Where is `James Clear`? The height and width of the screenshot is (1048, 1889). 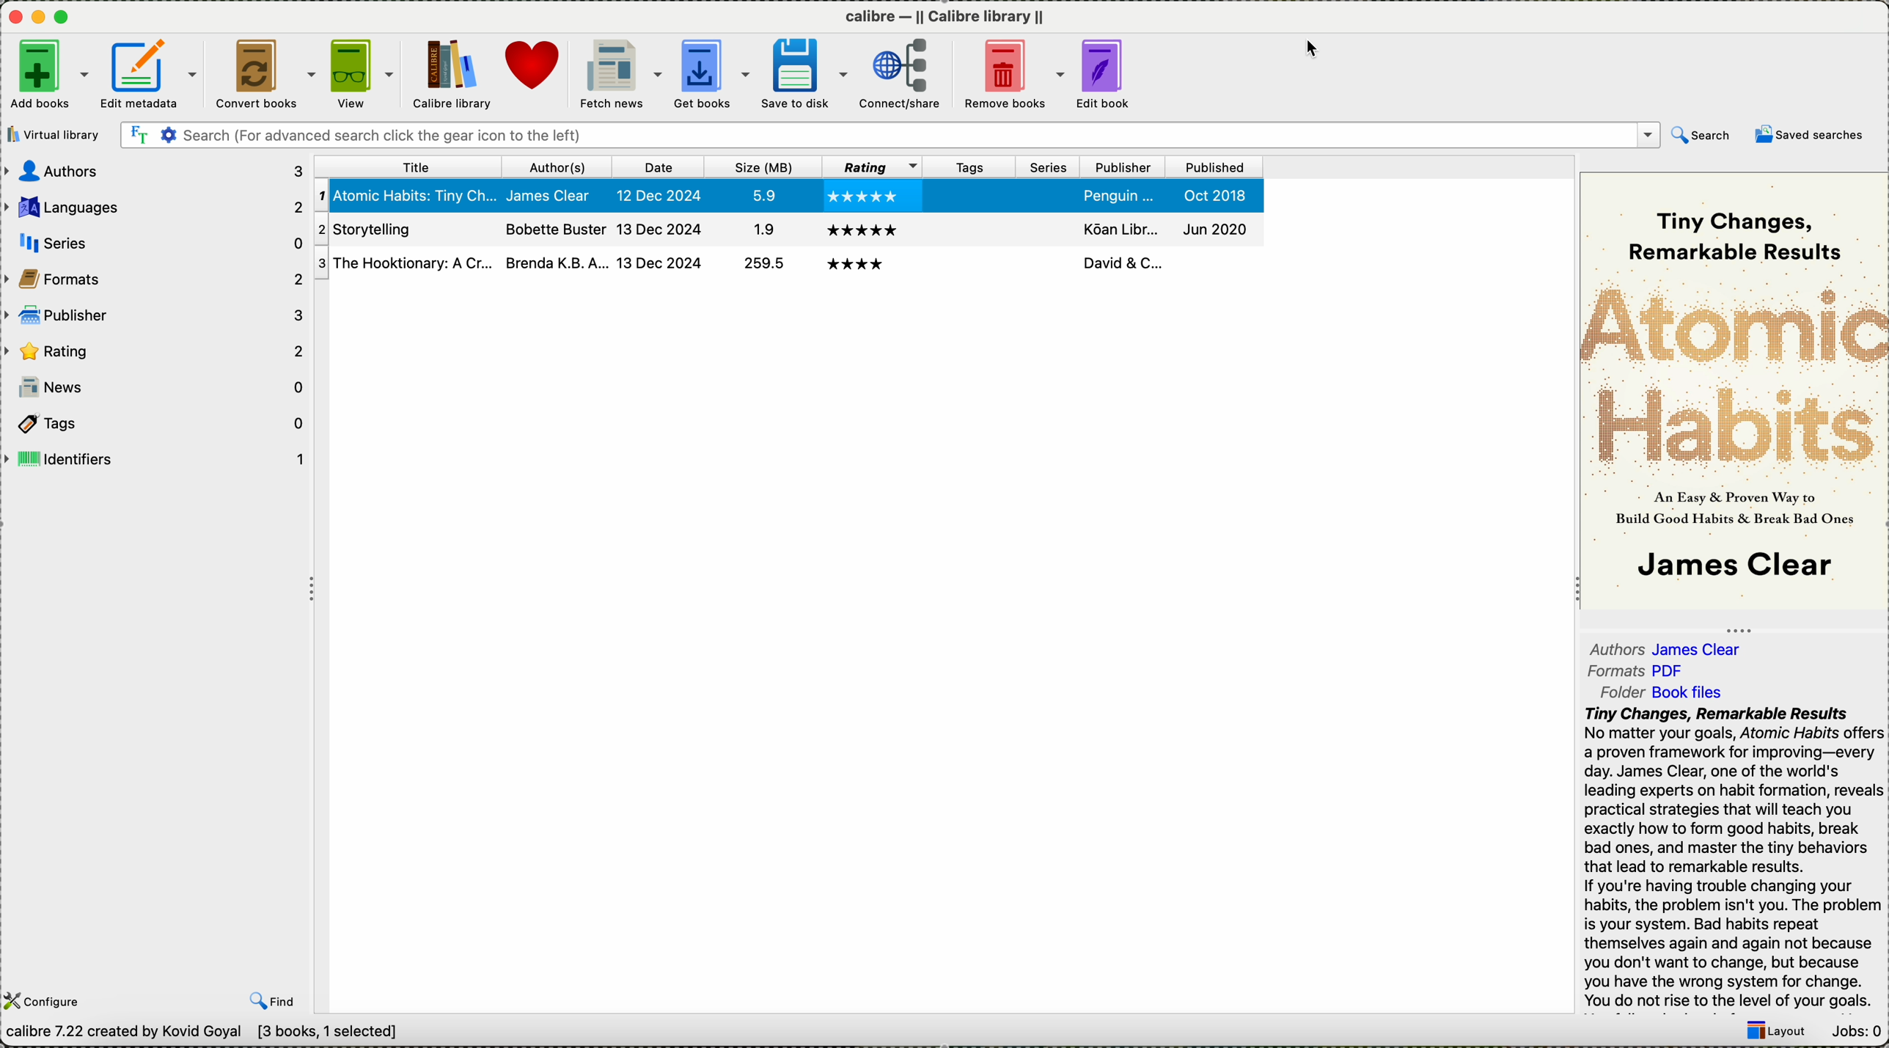
James Clear is located at coordinates (1704, 648).